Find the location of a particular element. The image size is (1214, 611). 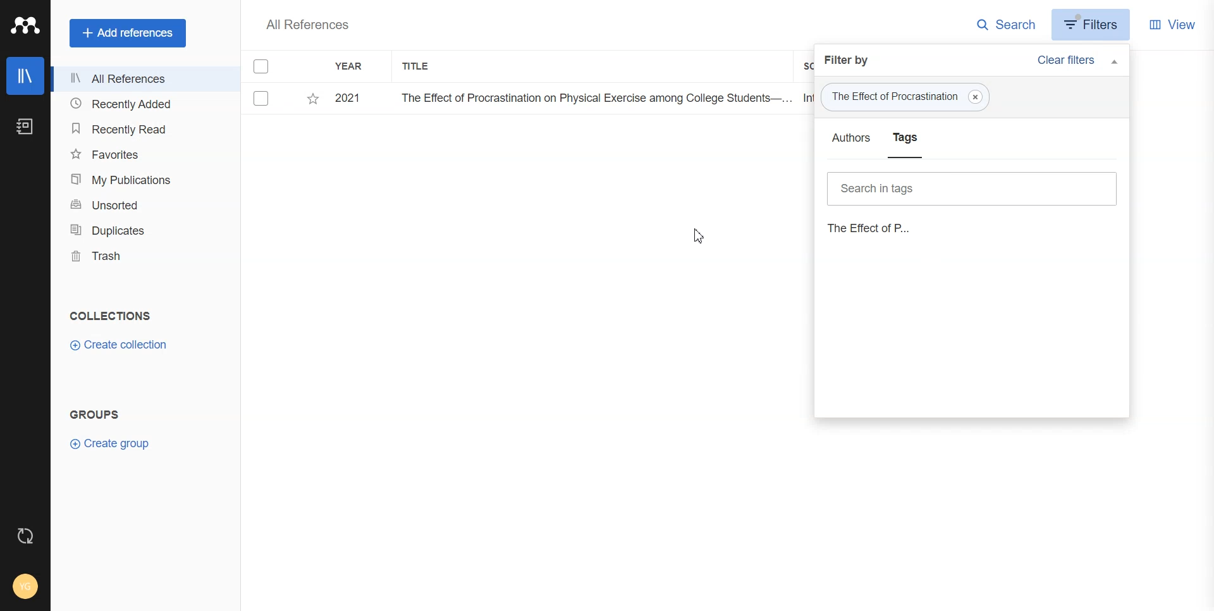

Filters is located at coordinates (1091, 27).